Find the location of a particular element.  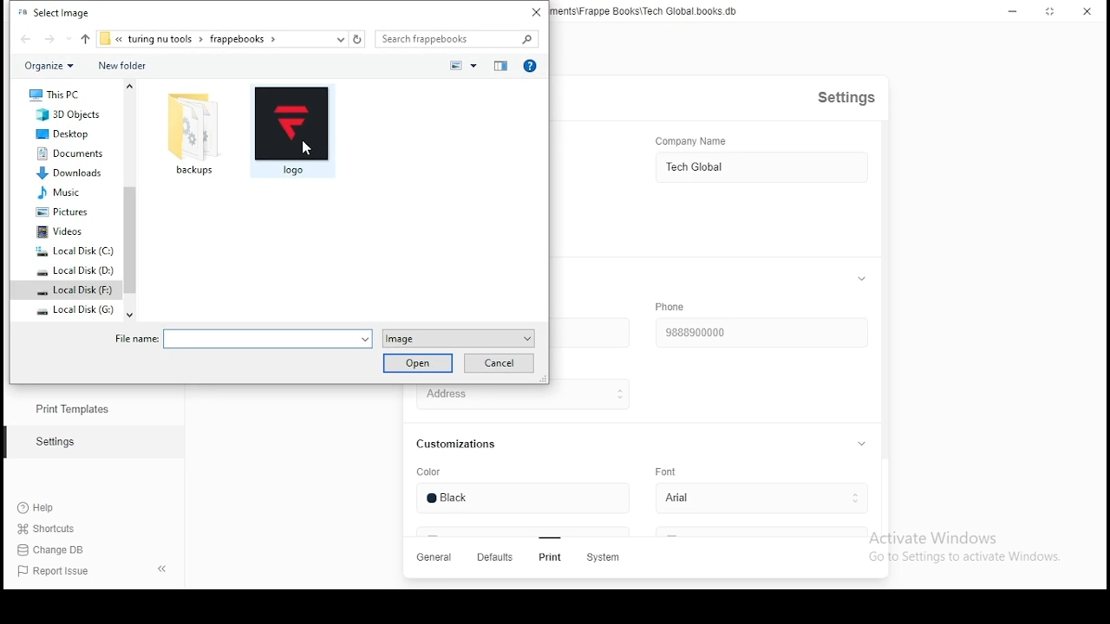

backups  is located at coordinates (194, 140).